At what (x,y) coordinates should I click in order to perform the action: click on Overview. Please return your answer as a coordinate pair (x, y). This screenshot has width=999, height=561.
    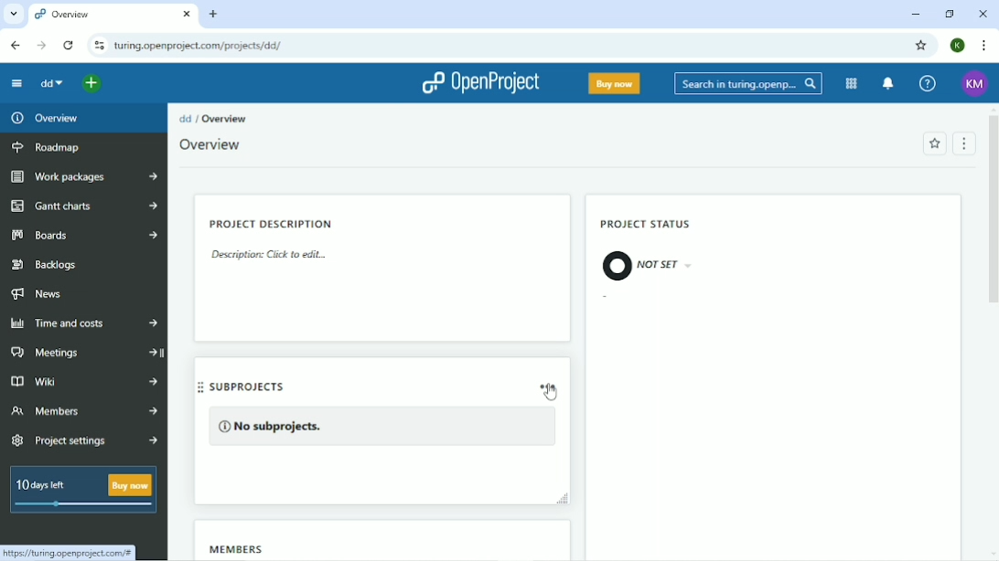
    Looking at the image, I should click on (228, 119).